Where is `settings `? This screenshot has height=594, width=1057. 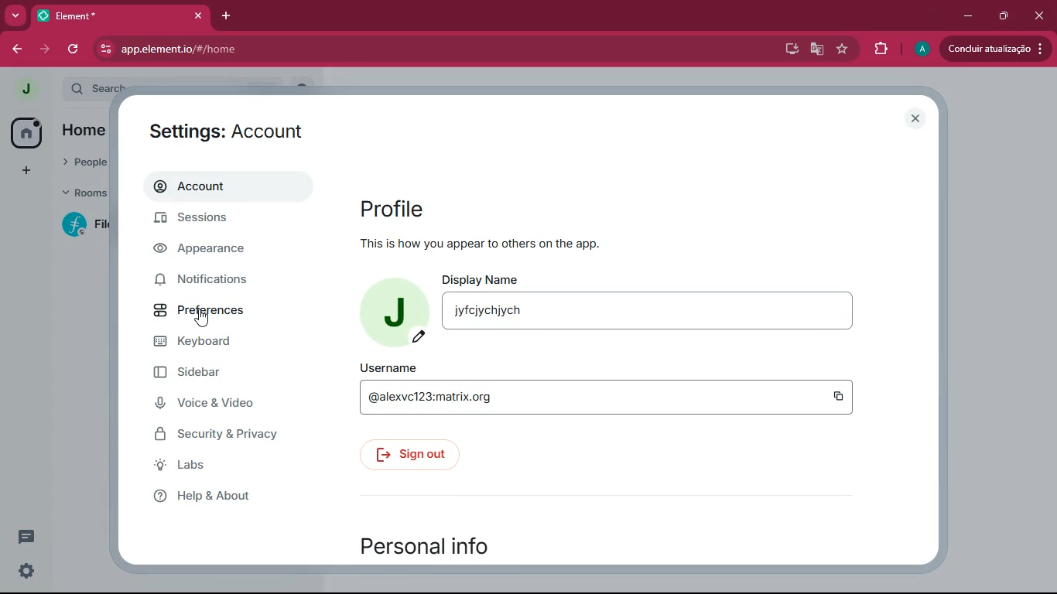 settings  is located at coordinates (26, 573).